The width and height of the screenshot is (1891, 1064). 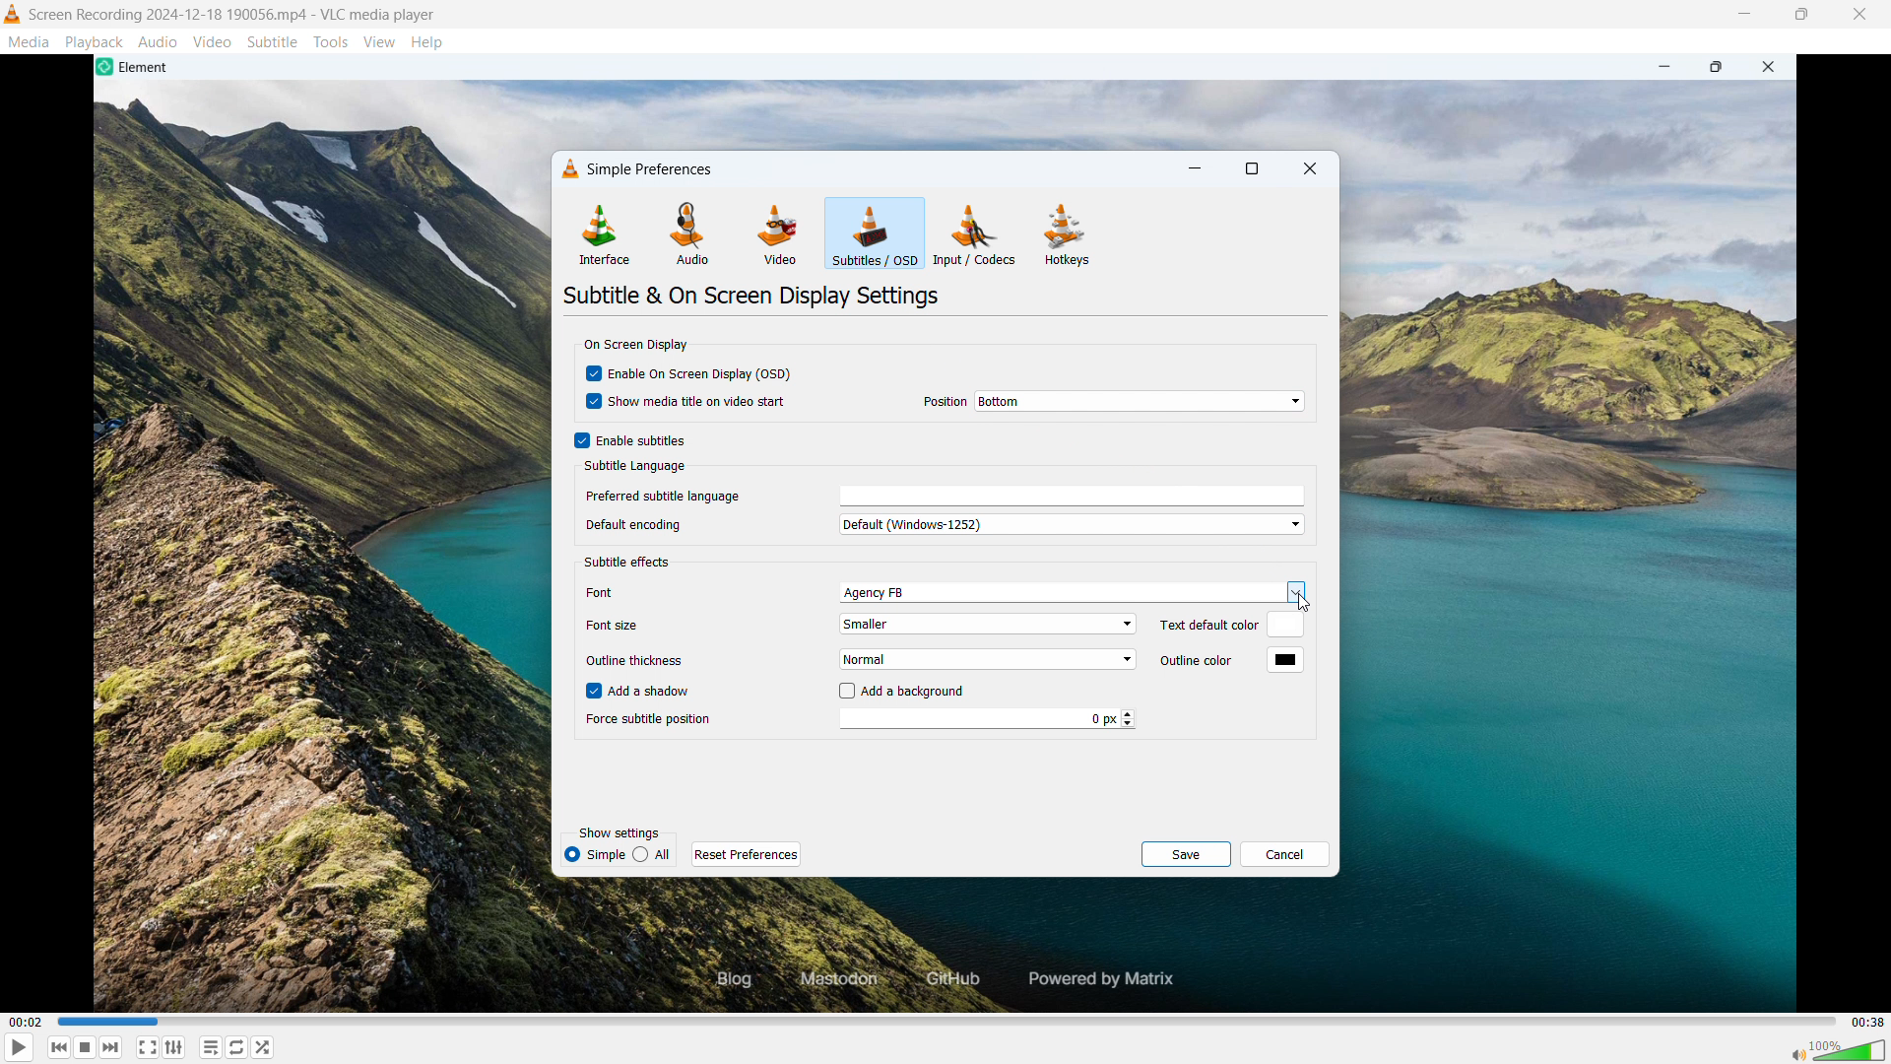 What do you see at coordinates (752, 296) in the screenshot?
I see `subtittles & on screen display settings` at bounding box center [752, 296].